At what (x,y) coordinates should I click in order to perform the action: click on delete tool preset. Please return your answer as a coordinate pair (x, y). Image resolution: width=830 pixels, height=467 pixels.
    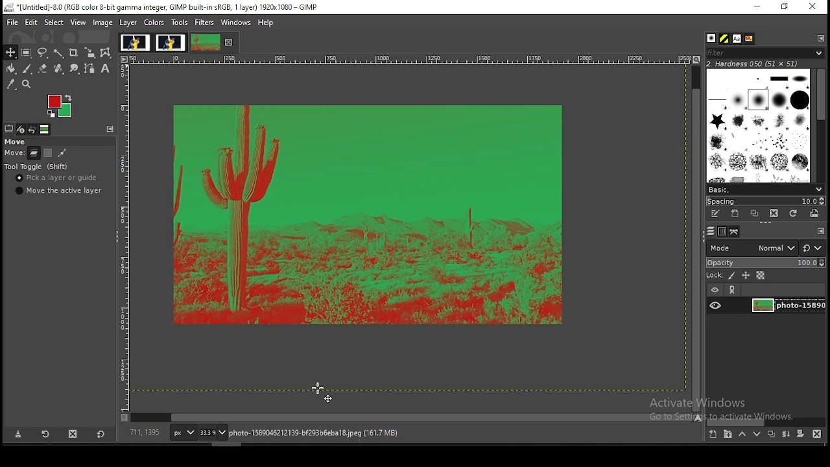
    Looking at the image, I should click on (73, 434).